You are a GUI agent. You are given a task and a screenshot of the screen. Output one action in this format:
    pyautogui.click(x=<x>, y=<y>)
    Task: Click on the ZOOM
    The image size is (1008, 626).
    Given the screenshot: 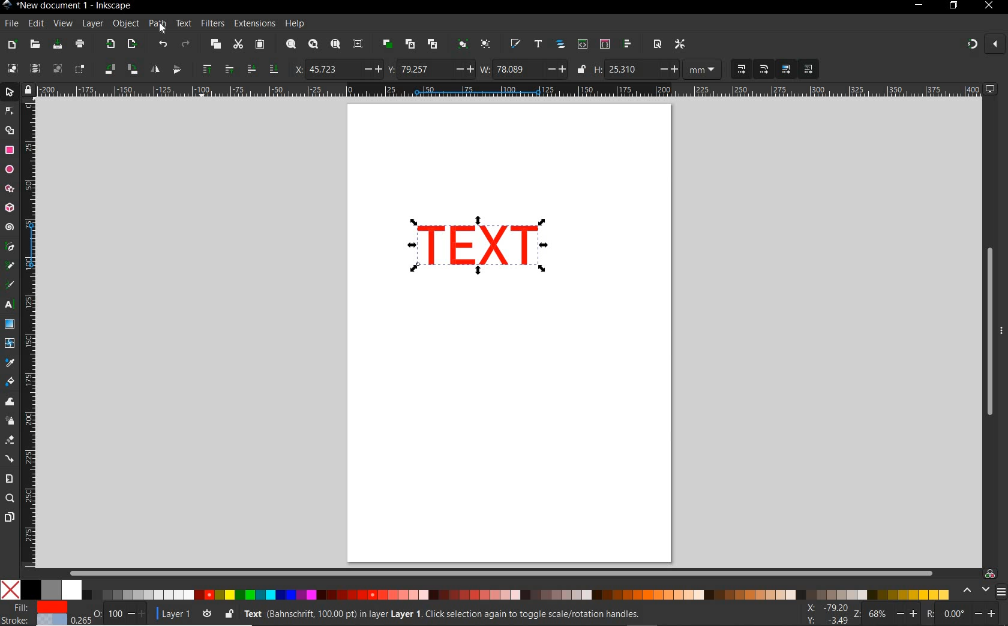 What is the action you would take?
    pyautogui.click(x=886, y=613)
    